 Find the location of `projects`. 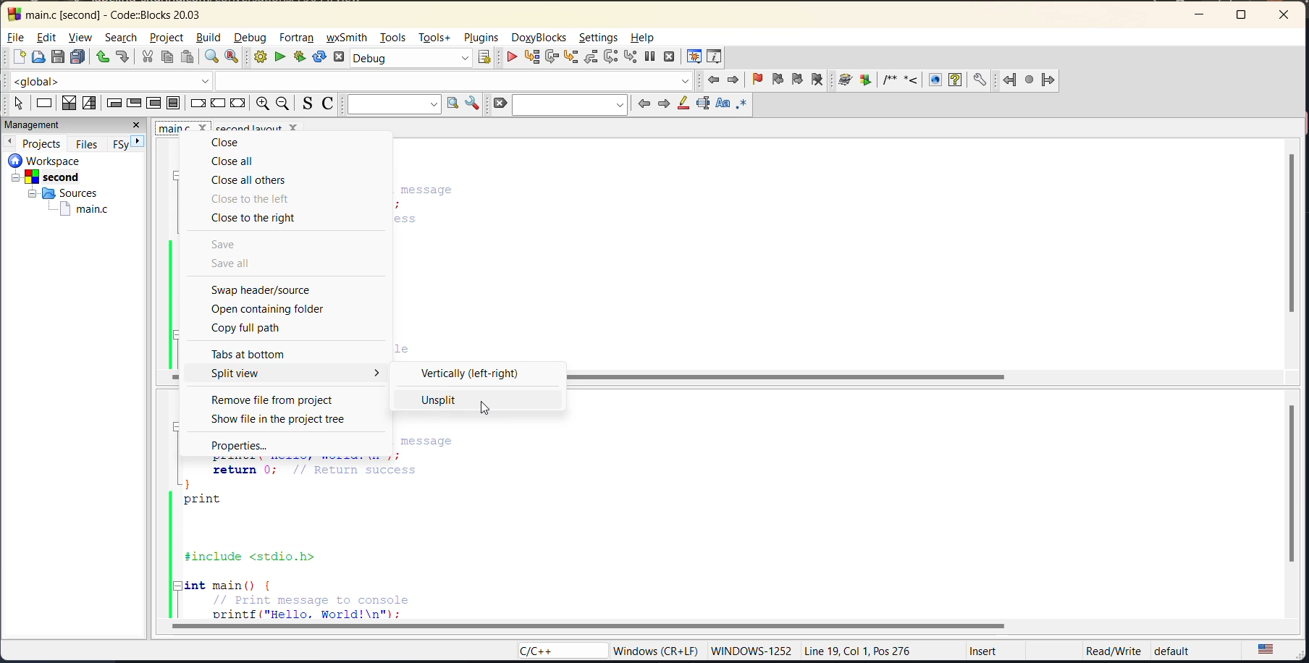

projects is located at coordinates (43, 143).